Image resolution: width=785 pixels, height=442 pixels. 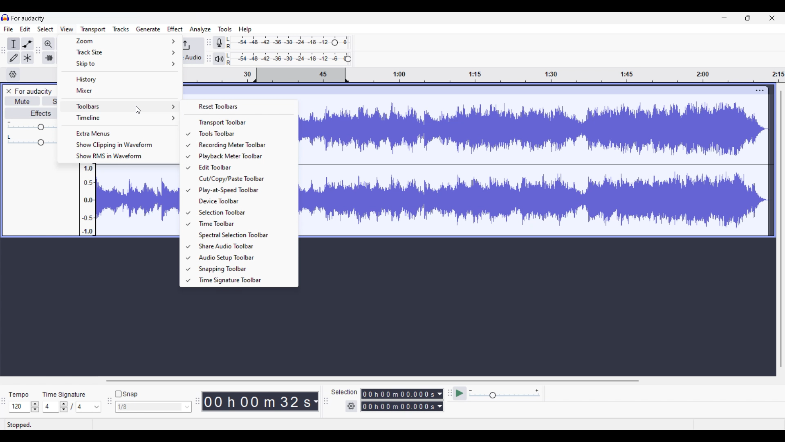 I want to click on Current status of track, so click(x=20, y=424).